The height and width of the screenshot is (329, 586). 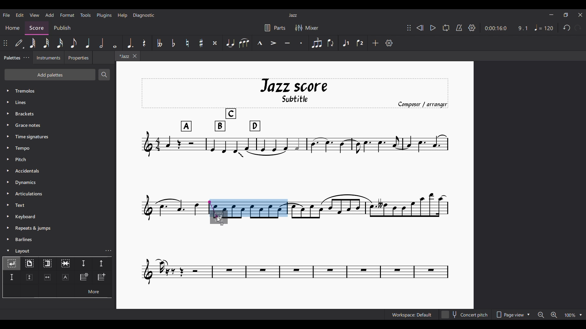 What do you see at coordinates (49, 15) in the screenshot?
I see `Add menu` at bounding box center [49, 15].